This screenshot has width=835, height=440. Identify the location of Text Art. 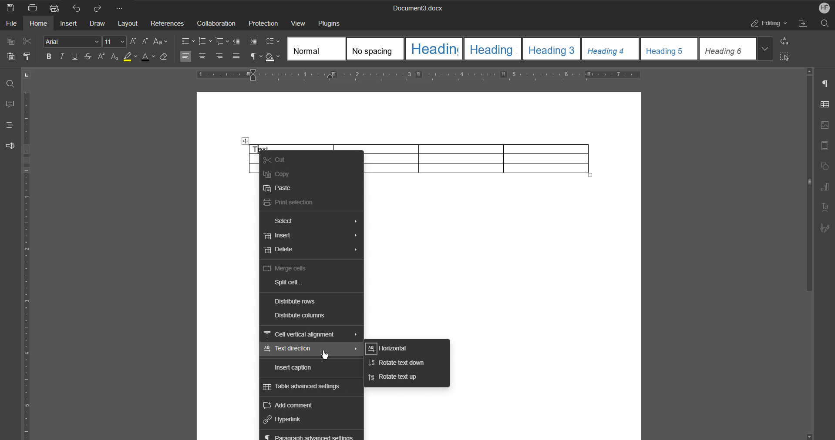
(825, 207).